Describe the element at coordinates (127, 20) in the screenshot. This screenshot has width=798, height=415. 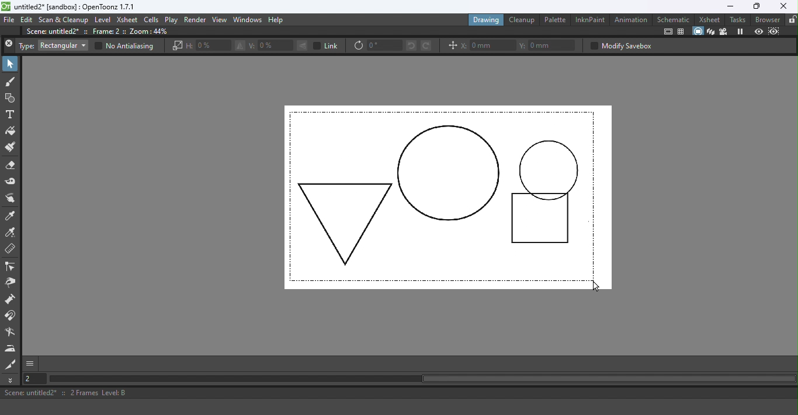
I see `Xsheet` at that location.